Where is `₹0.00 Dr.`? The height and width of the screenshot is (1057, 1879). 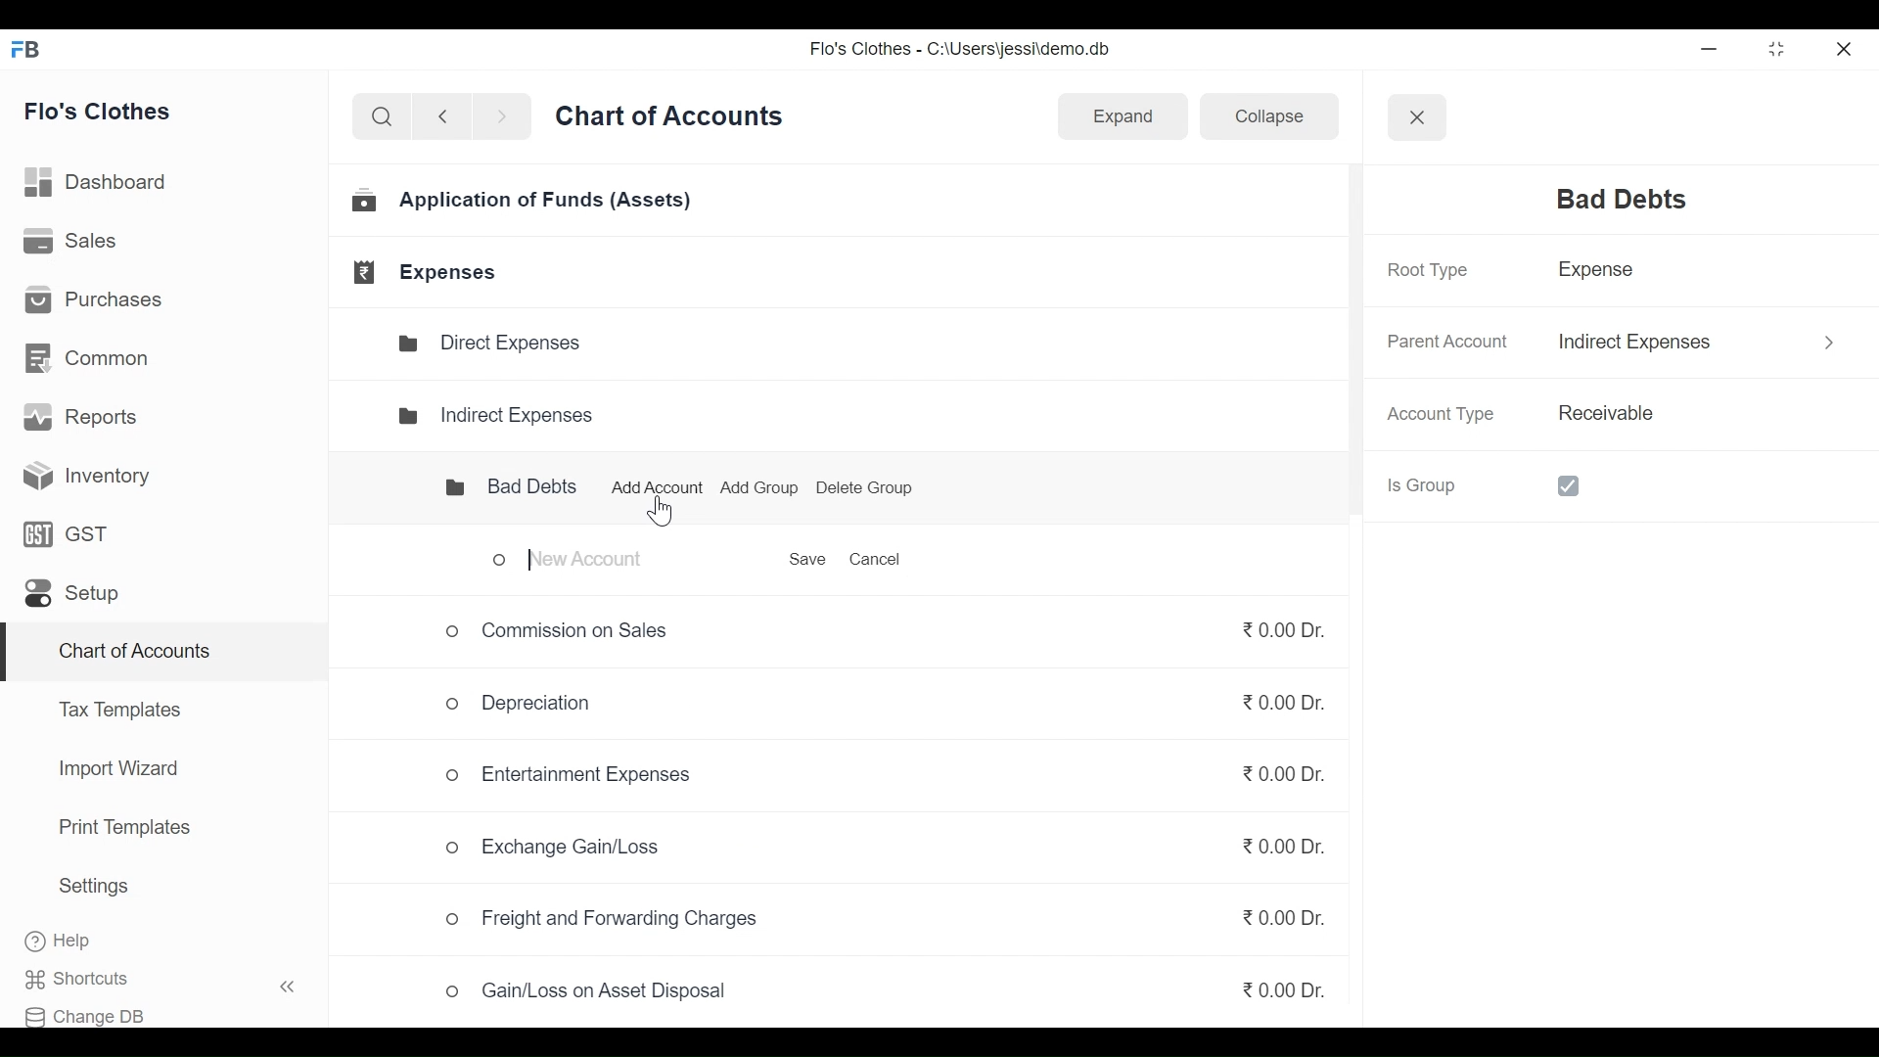 ₹0.00 Dr. is located at coordinates (1278, 710).